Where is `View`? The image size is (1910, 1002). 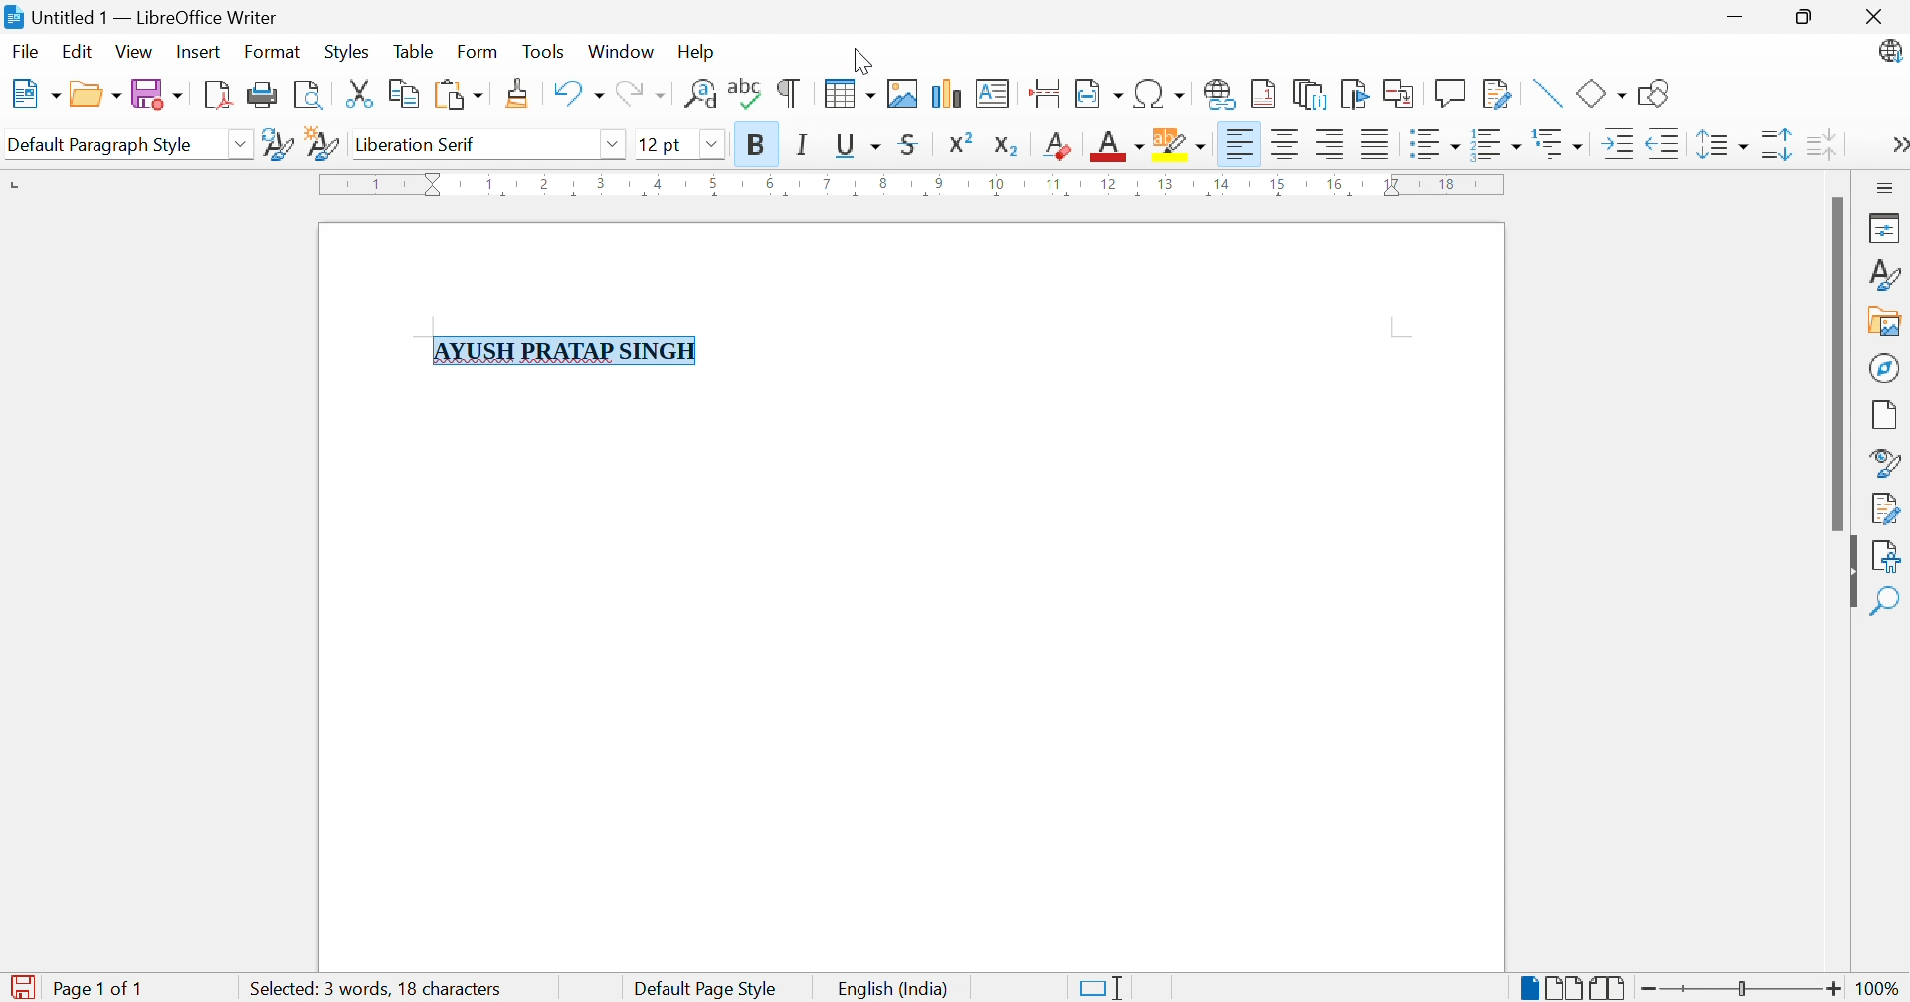 View is located at coordinates (135, 50).